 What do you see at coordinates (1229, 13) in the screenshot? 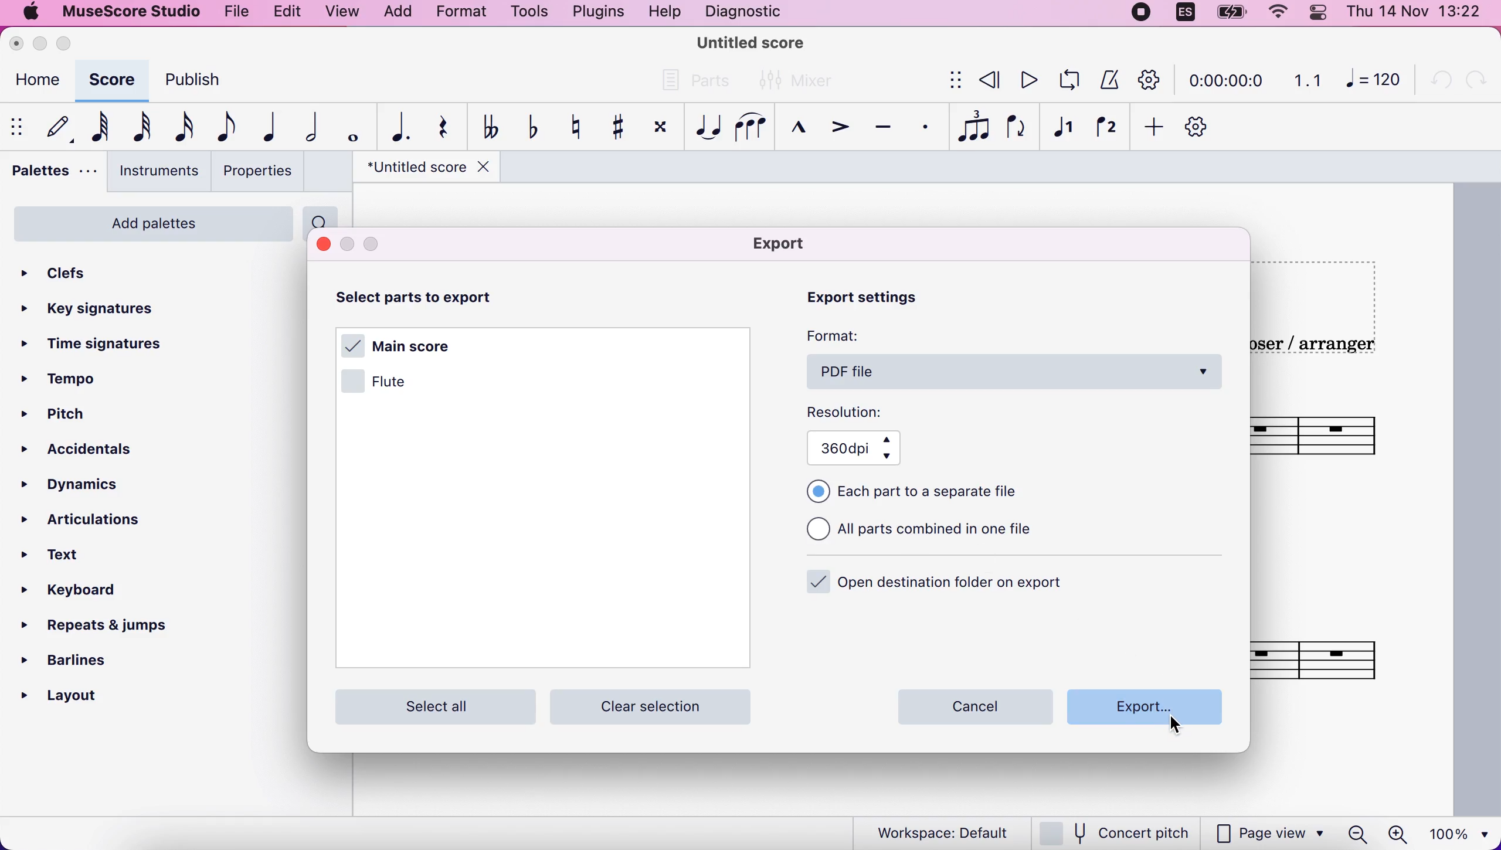
I see `battery` at bounding box center [1229, 13].